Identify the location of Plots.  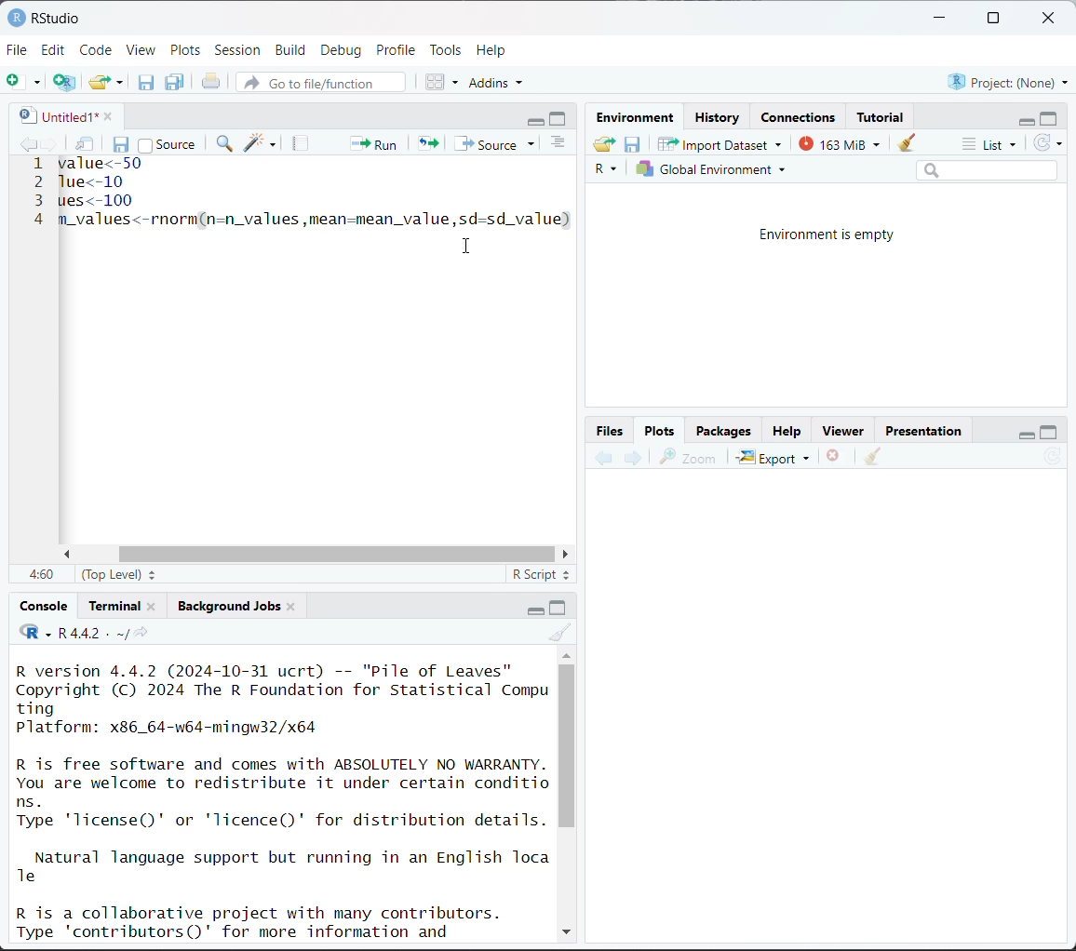
(186, 49).